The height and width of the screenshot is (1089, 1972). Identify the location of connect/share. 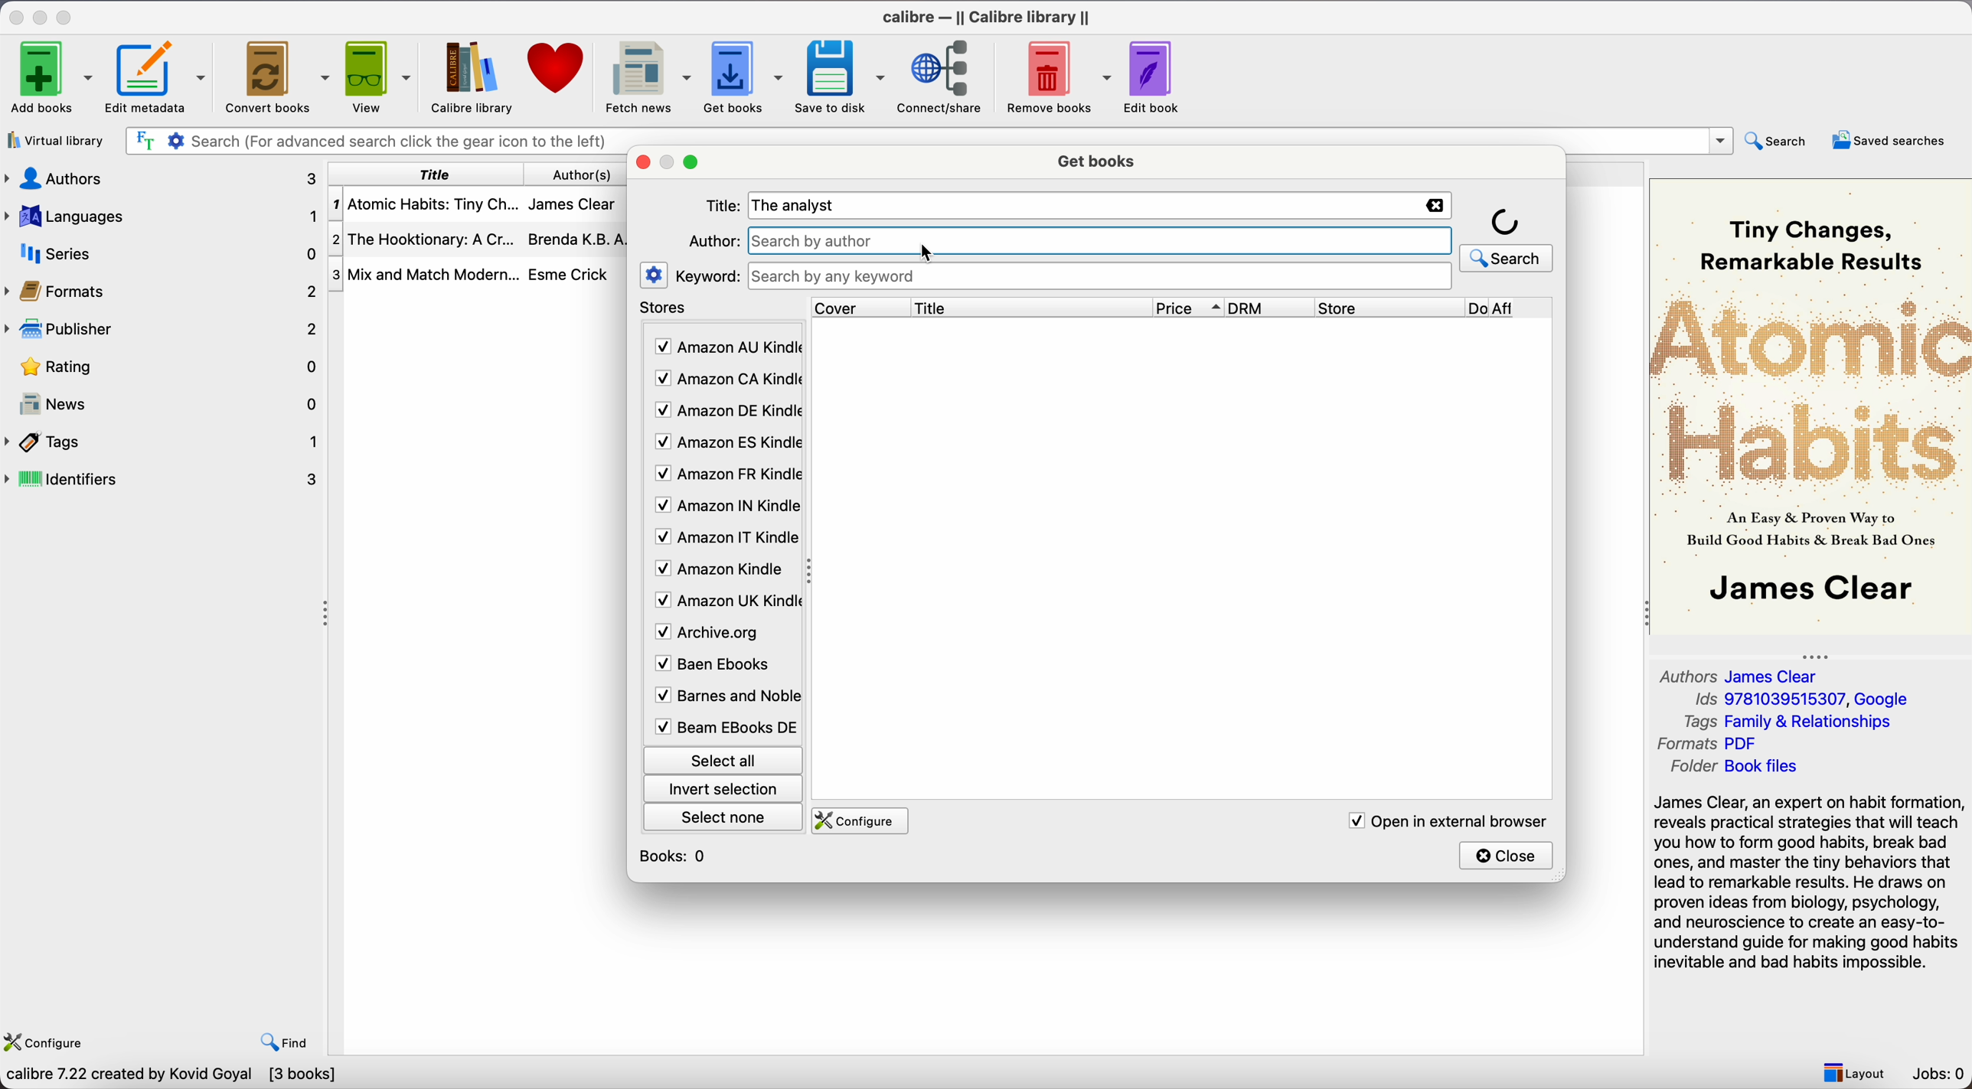
(942, 77).